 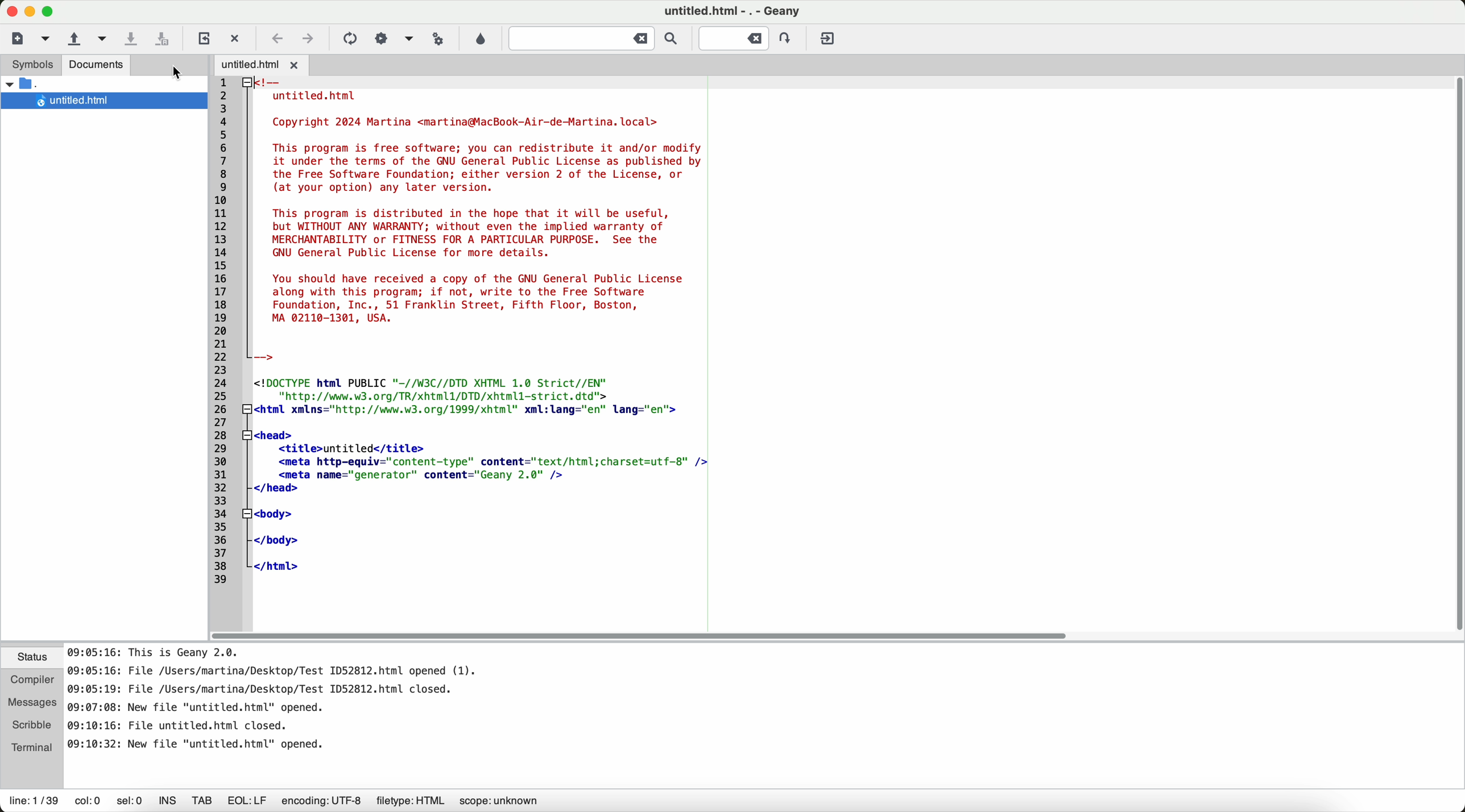 I want to click on sidebar, so click(x=105, y=380).